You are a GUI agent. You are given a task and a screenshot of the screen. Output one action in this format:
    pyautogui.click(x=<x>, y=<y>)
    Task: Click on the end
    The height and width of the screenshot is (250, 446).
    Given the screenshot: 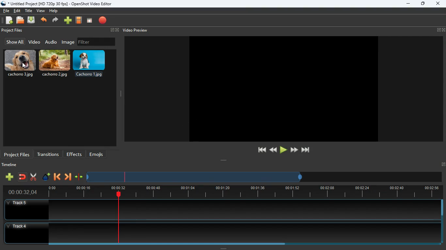 What is the action you would take?
    pyautogui.click(x=306, y=151)
    